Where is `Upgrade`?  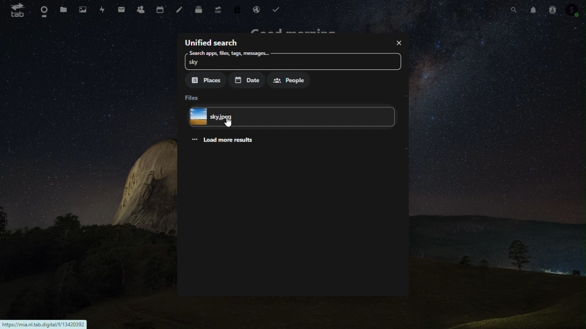
Upgrade is located at coordinates (217, 7).